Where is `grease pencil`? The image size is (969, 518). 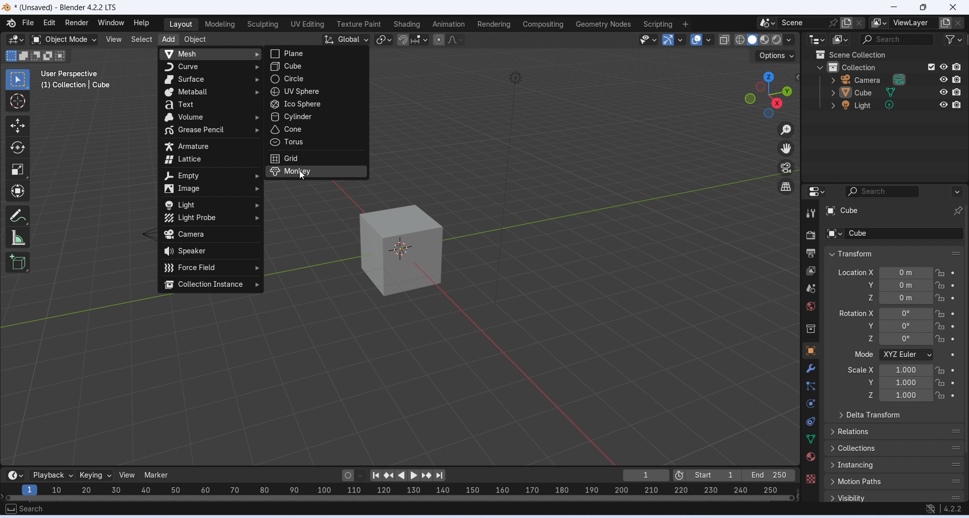 grease pencil is located at coordinates (210, 131).